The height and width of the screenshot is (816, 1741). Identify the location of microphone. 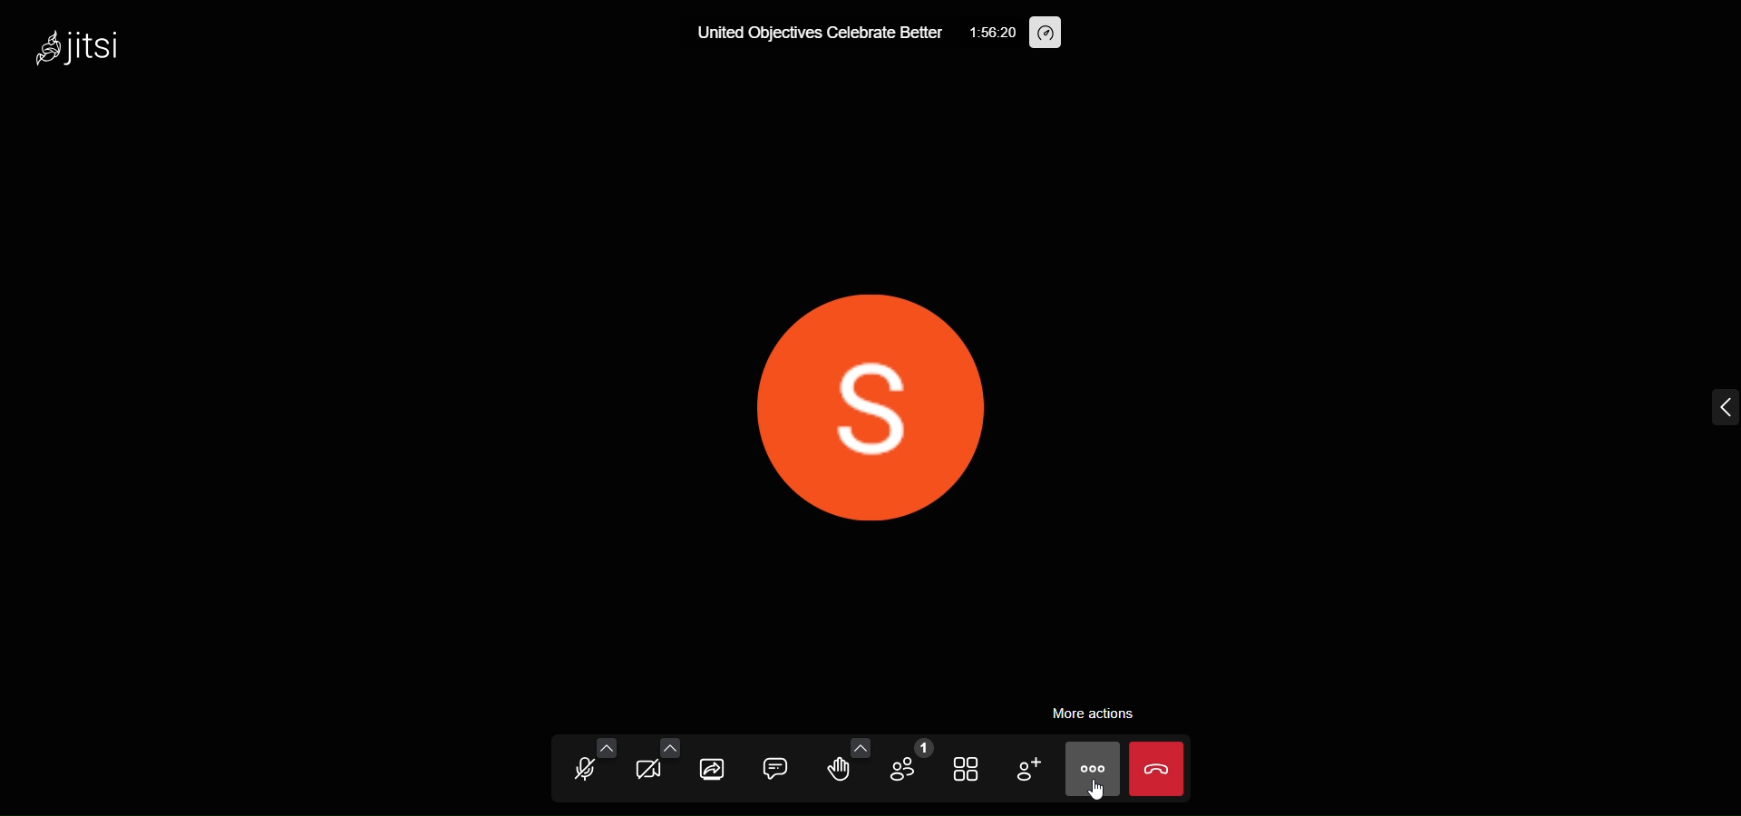
(583, 771).